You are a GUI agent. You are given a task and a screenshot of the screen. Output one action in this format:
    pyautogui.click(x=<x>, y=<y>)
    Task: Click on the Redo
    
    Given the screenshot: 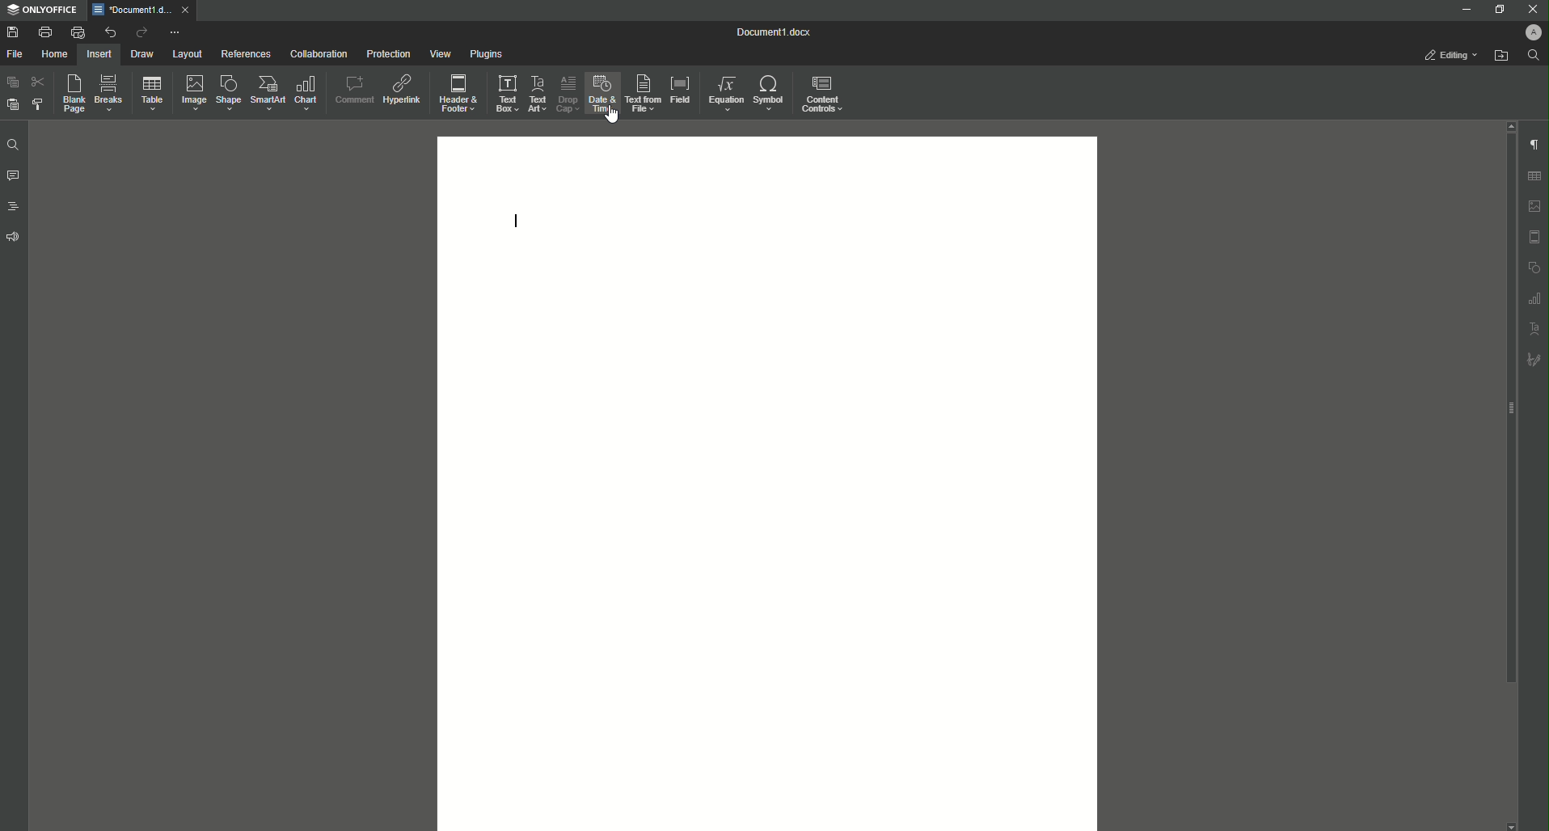 What is the action you would take?
    pyautogui.click(x=139, y=32)
    